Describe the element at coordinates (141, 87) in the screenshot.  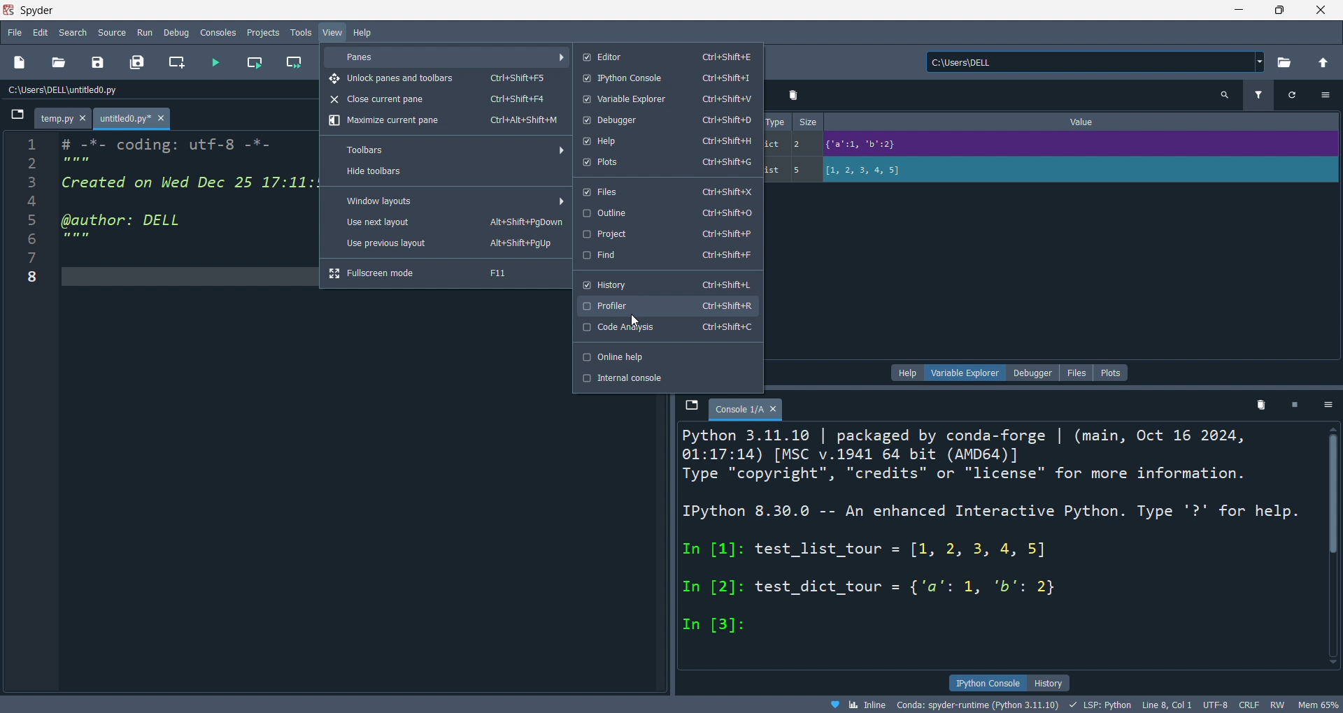
I see `C:\Users\DELL\untitled0.py` at that location.